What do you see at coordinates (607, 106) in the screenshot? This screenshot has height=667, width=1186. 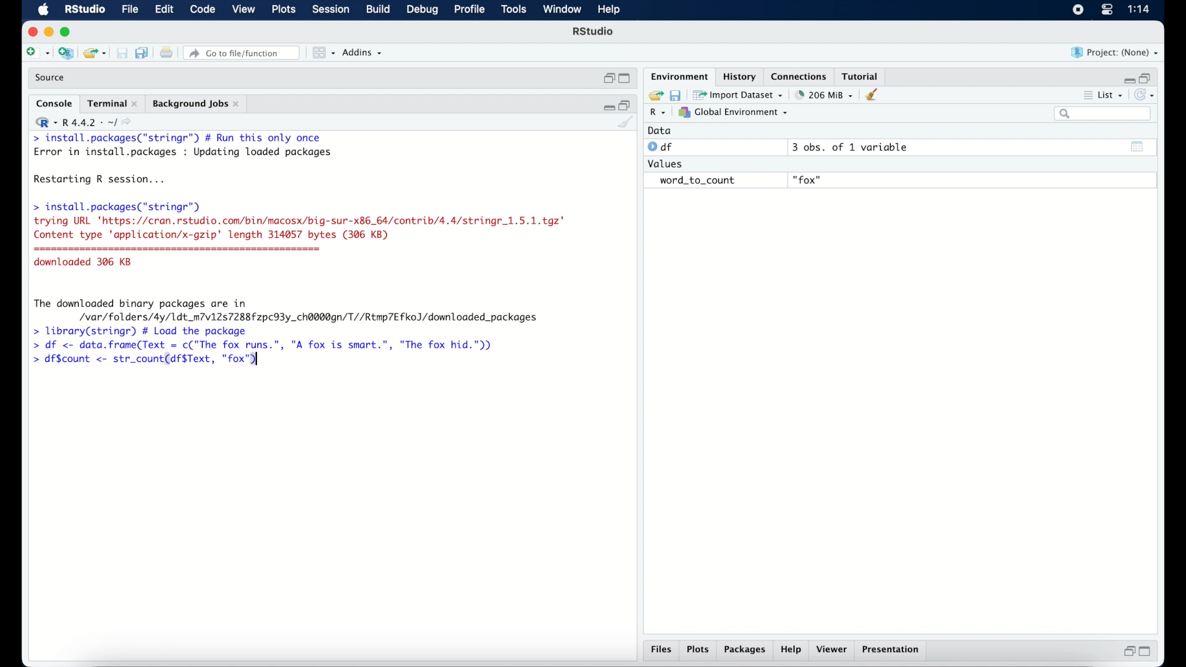 I see `minimize` at bounding box center [607, 106].